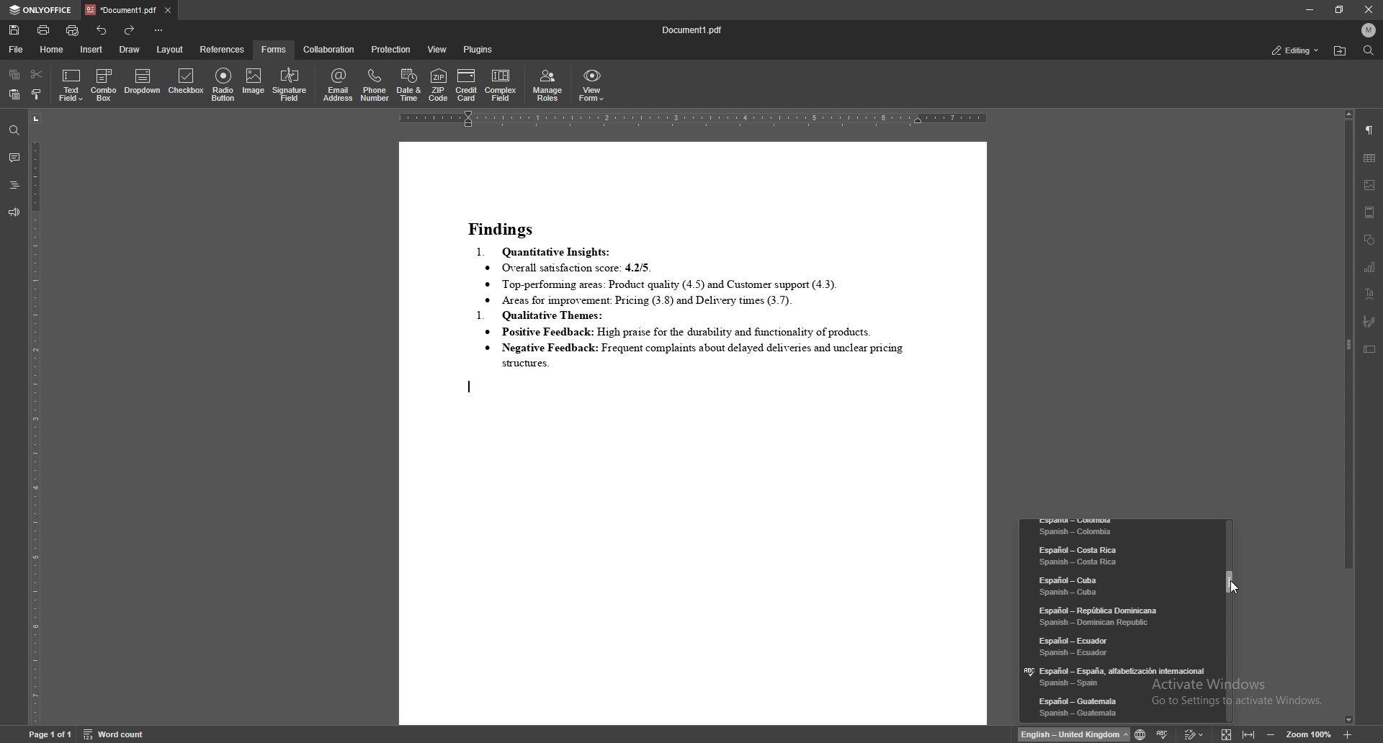  What do you see at coordinates (13, 130) in the screenshot?
I see `find` at bounding box center [13, 130].